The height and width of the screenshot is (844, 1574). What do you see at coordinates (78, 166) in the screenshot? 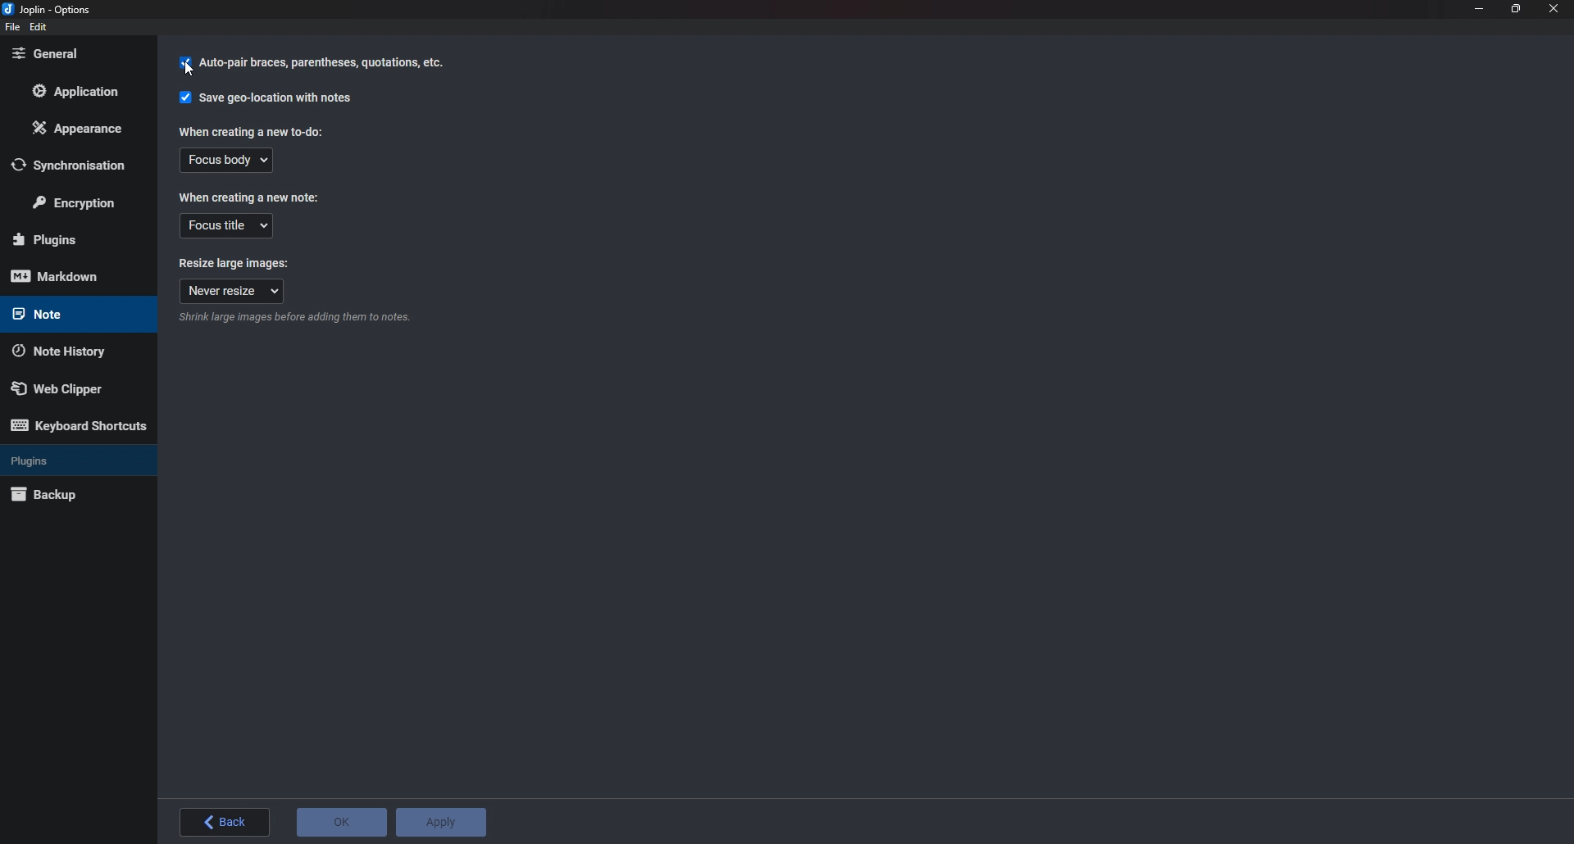
I see `Synchronization` at bounding box center [78, 166].